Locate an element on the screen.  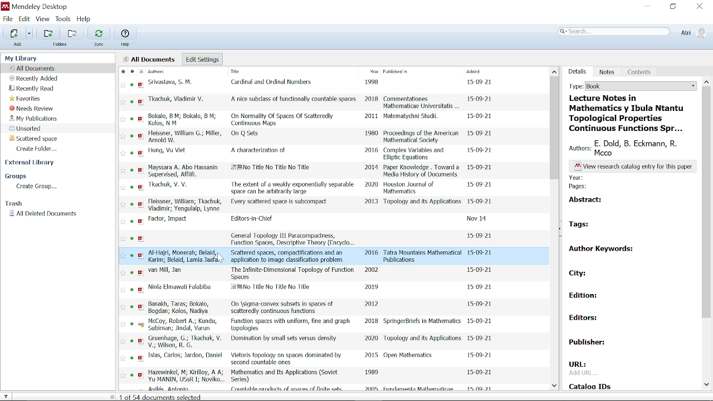
Contents is located at coordinates (640, 71).